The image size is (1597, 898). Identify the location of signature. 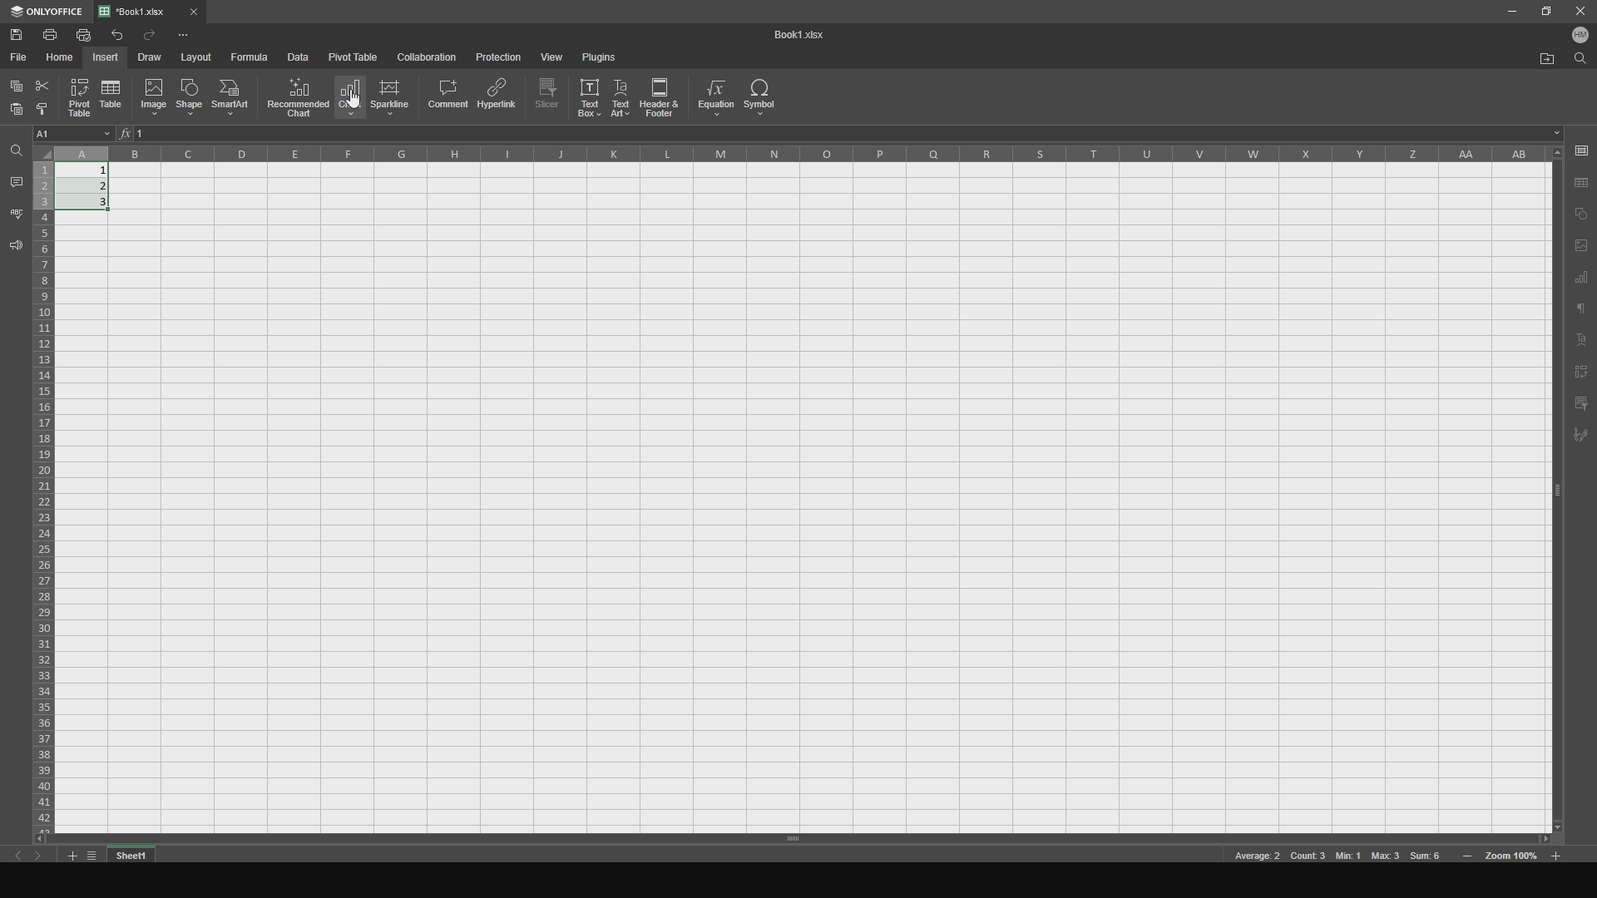
(1584, 439).